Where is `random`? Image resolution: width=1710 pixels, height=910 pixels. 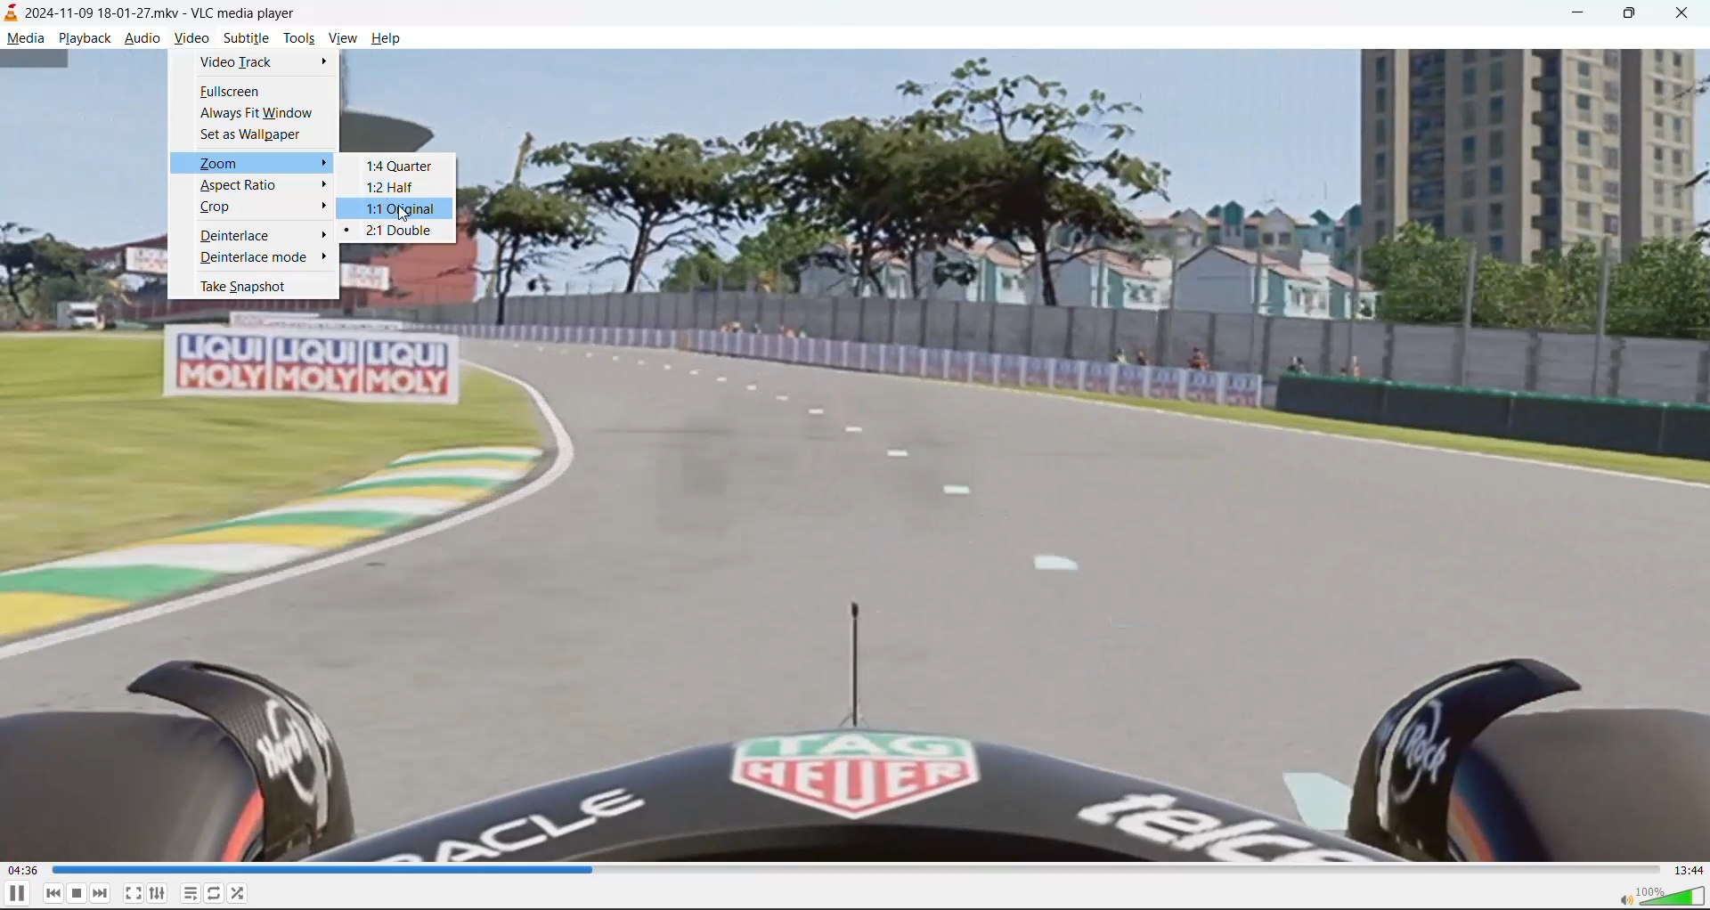 random is located at coordinates (243, 892).